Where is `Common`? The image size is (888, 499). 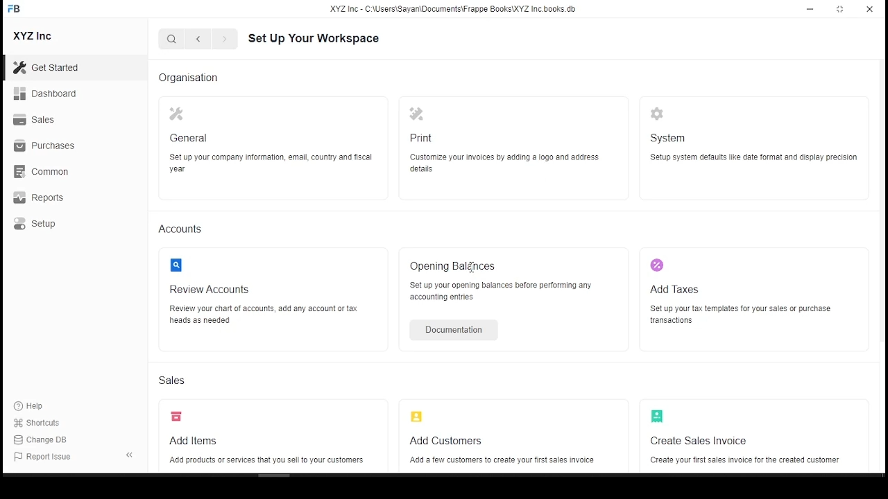
Common is located at coordinates (42, 171).